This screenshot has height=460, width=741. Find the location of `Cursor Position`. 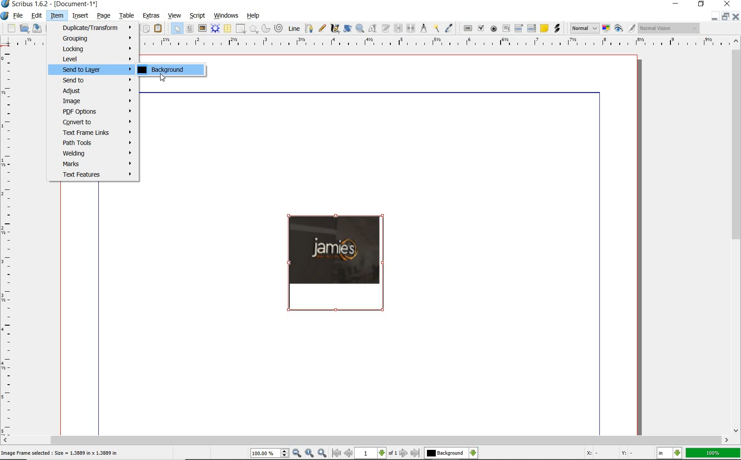

Cursor Position is located at coordinates (163, 78).